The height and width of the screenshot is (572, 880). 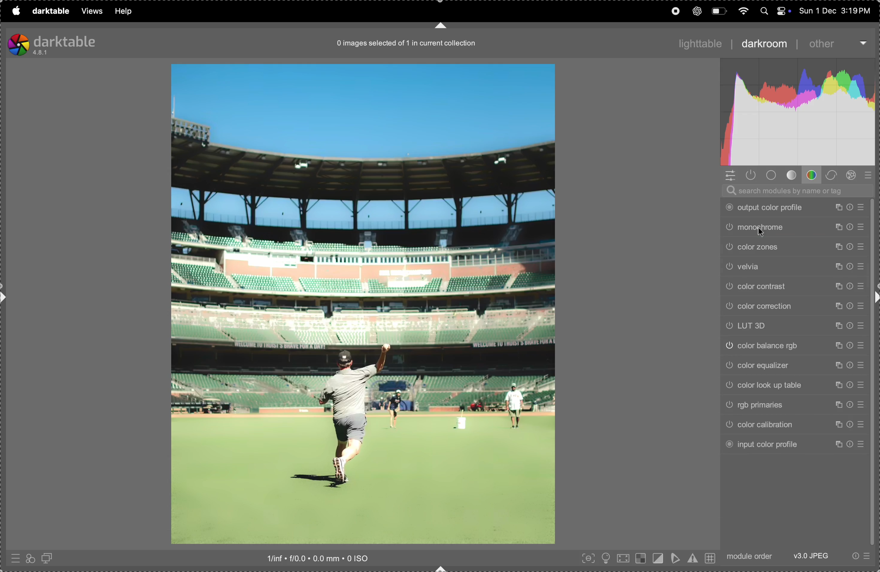 I want to click on presets, so click(x=870, y=175).